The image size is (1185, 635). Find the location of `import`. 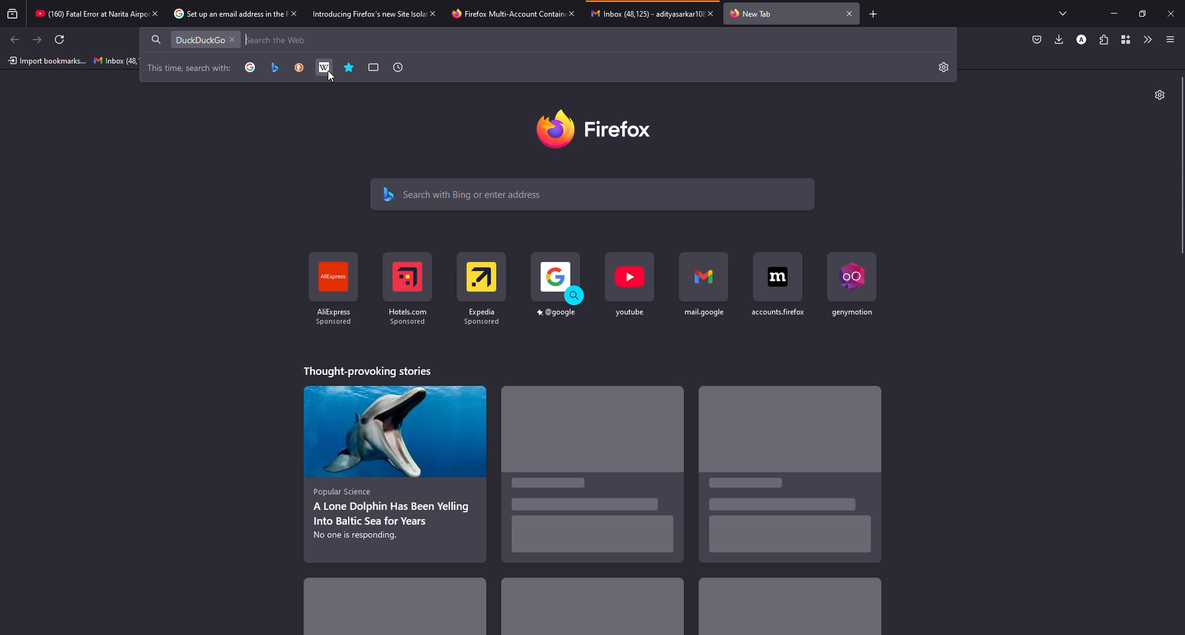

import is located at coordinates (46, 62).